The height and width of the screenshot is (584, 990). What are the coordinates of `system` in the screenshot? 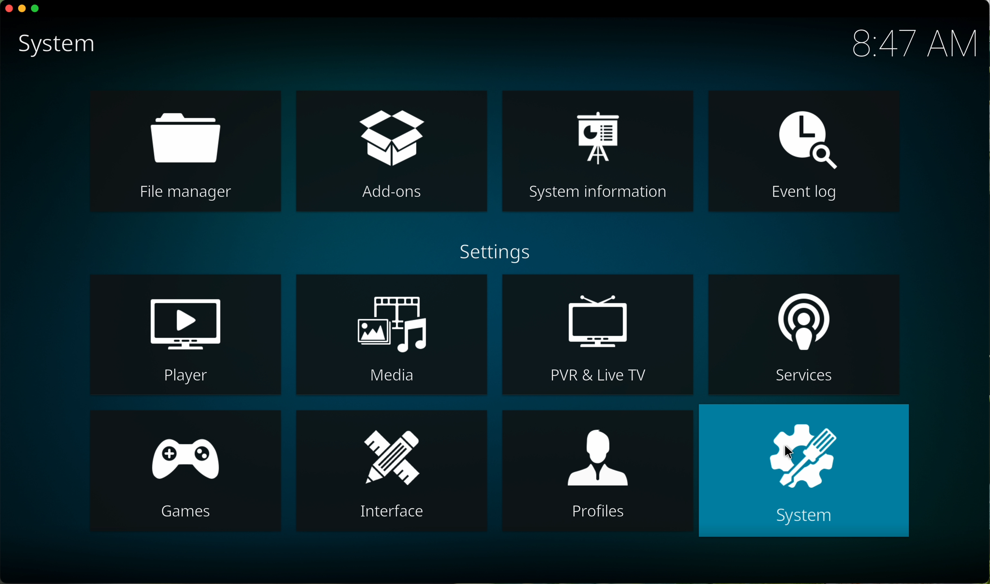 It's located at (55, 46).